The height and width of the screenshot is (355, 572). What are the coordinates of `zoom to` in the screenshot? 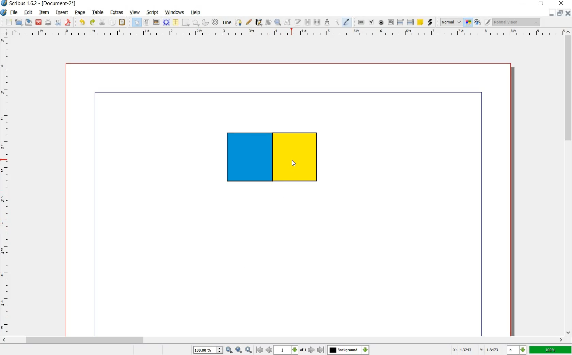 It's located at (239, 349).